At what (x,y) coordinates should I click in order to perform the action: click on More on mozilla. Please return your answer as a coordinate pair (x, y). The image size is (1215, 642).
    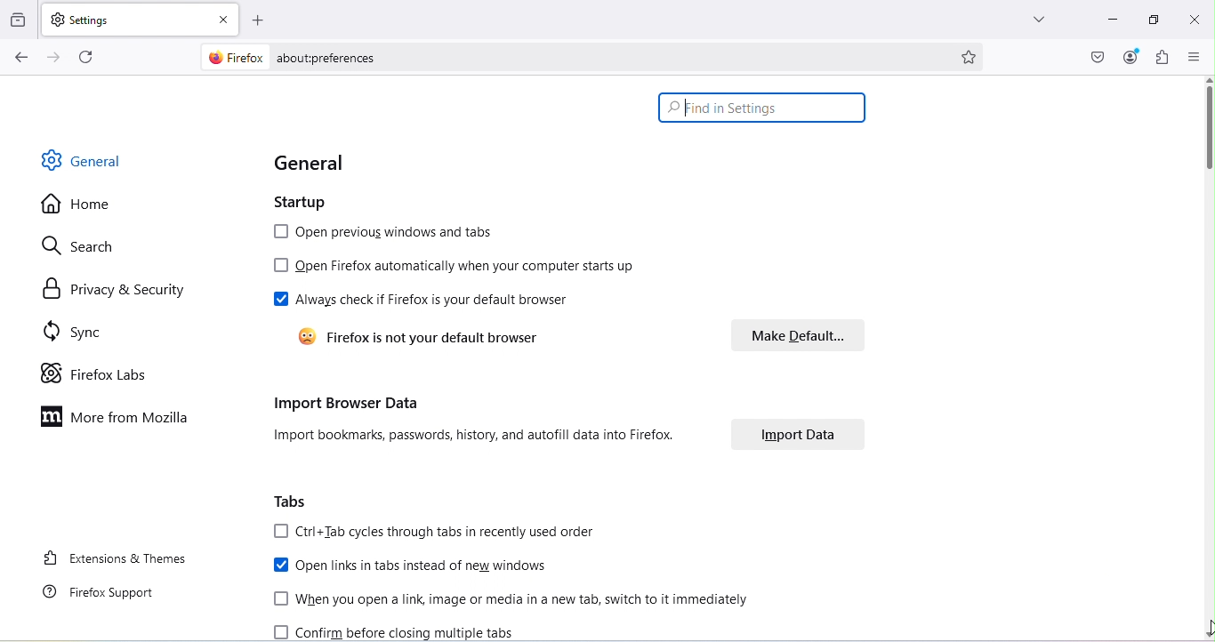
    Looking at the image, I should click on (108, 418).